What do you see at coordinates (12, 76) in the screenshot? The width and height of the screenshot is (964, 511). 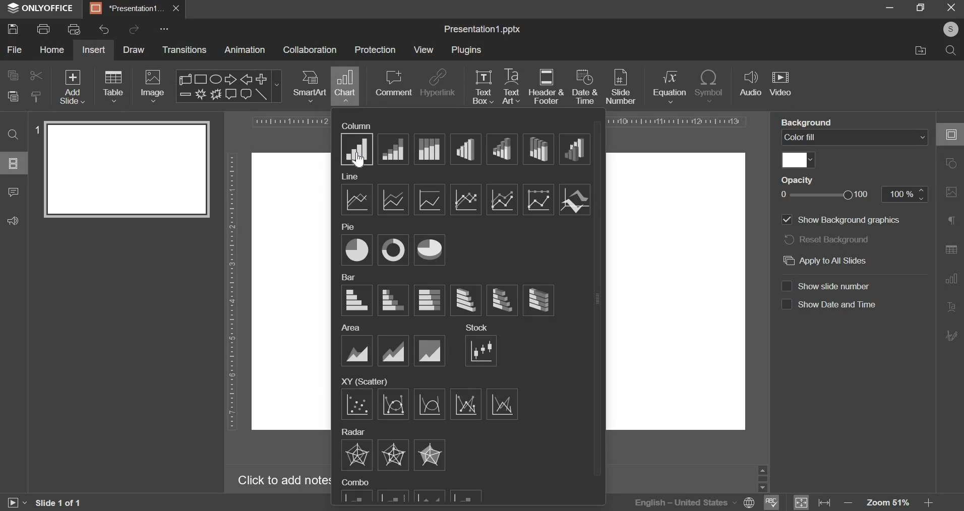 I see `copy` at bounding box center [12, 76].